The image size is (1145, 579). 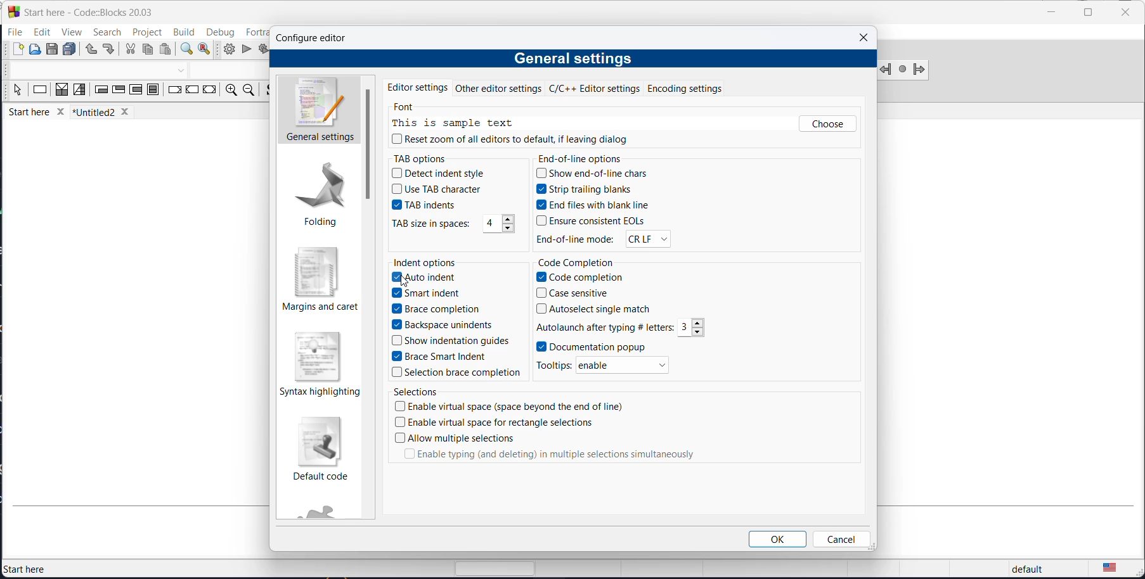 I want to click on fortran, so click(x=256, y=32).